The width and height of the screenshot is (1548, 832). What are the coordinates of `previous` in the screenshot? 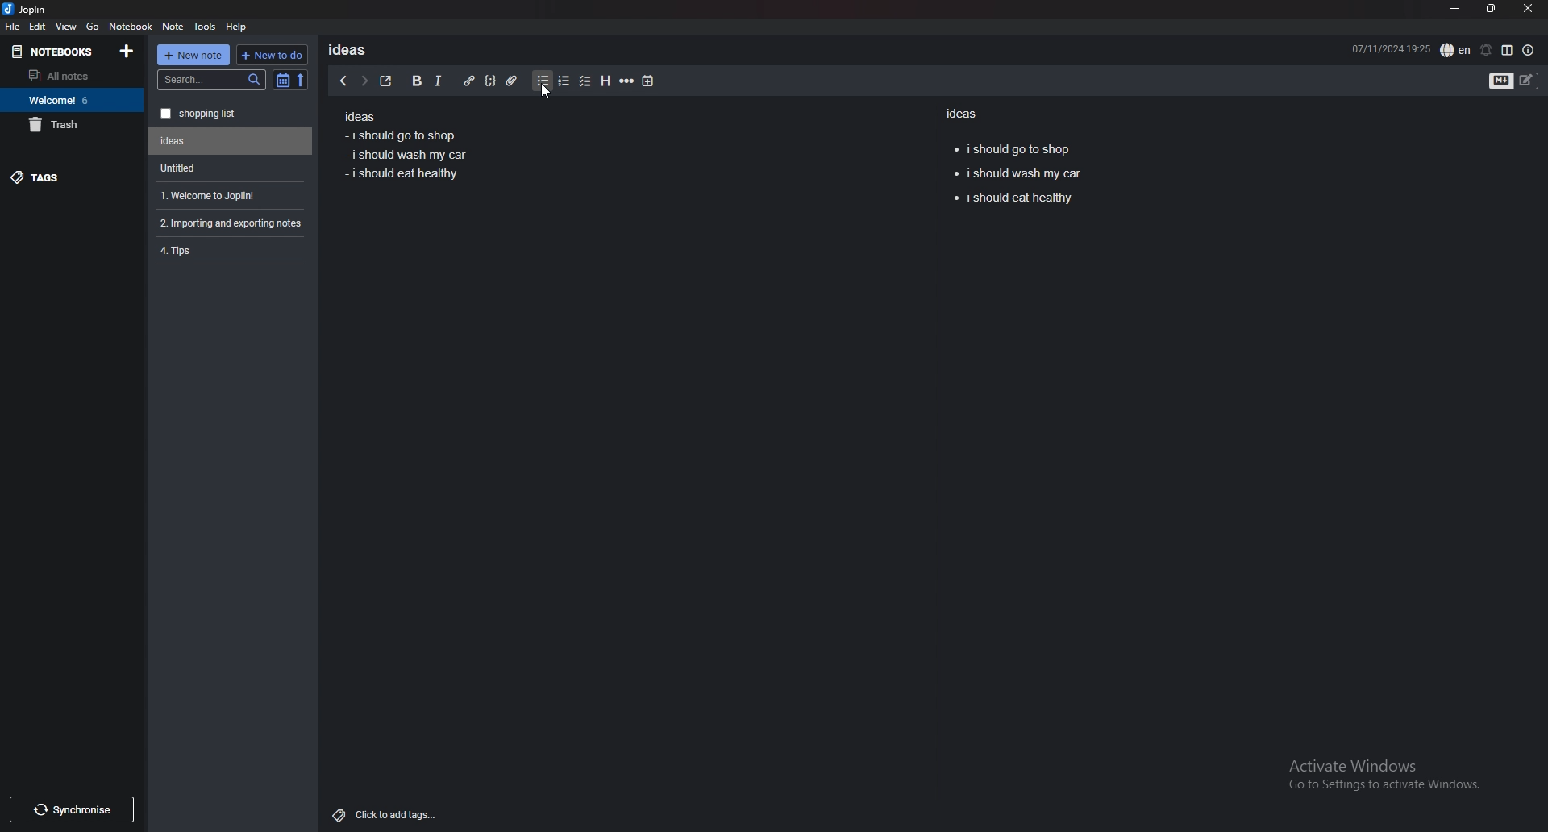 It's located at (343, 81).